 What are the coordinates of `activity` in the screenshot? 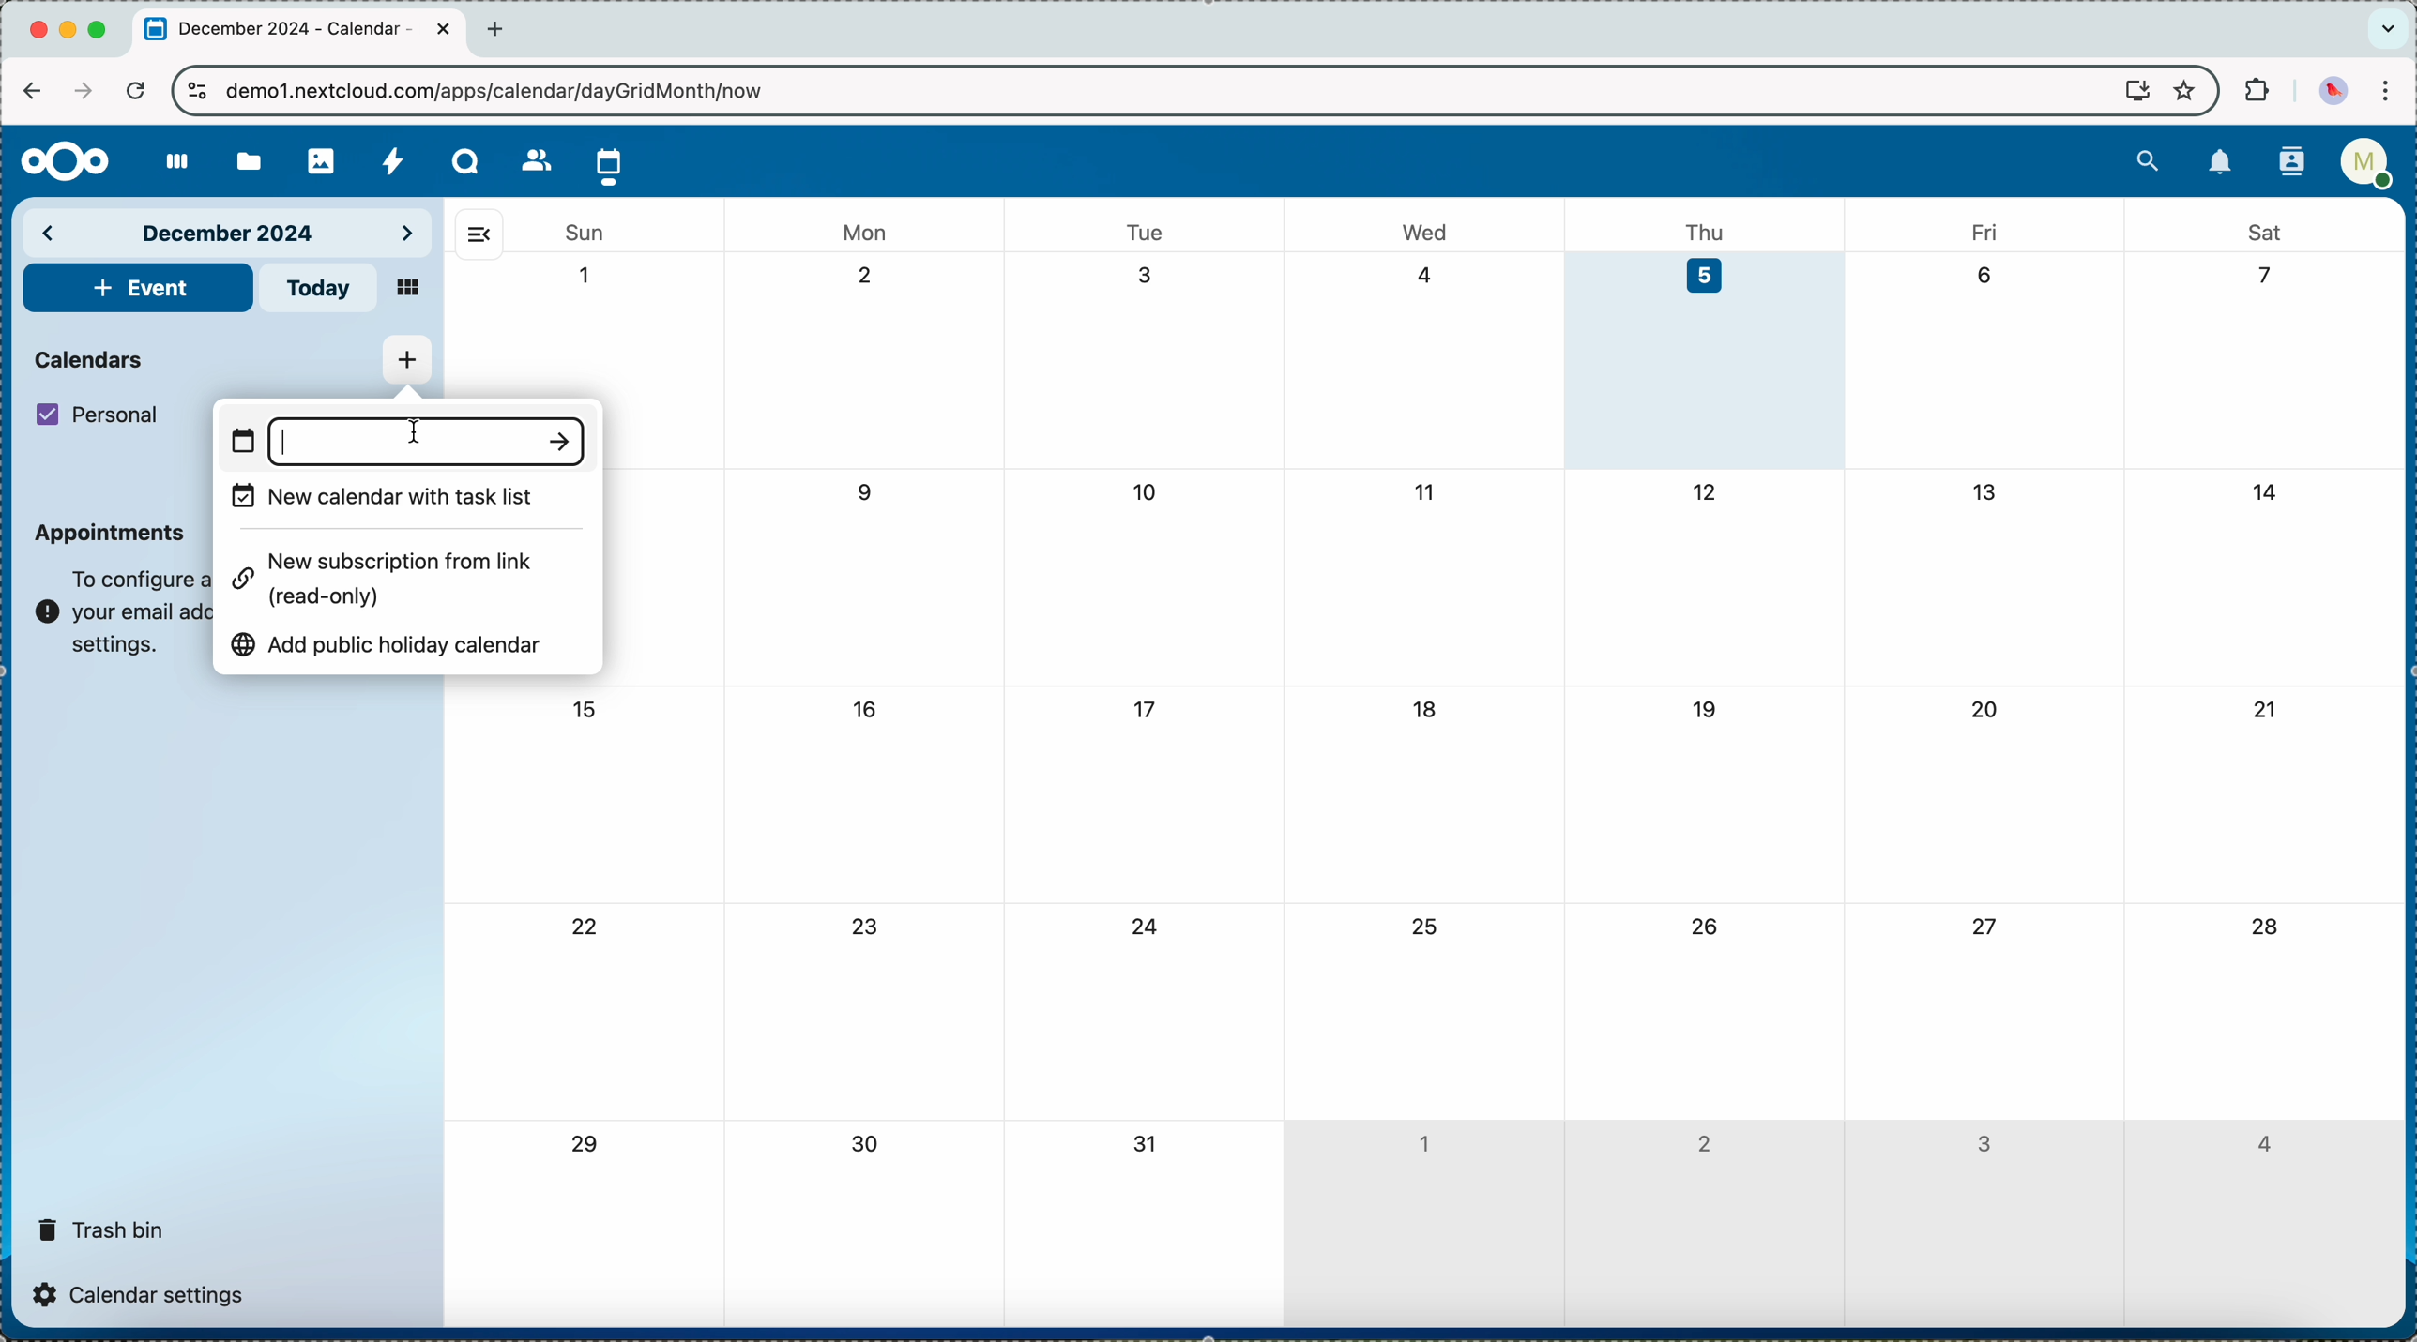 It's located at (394, 160).